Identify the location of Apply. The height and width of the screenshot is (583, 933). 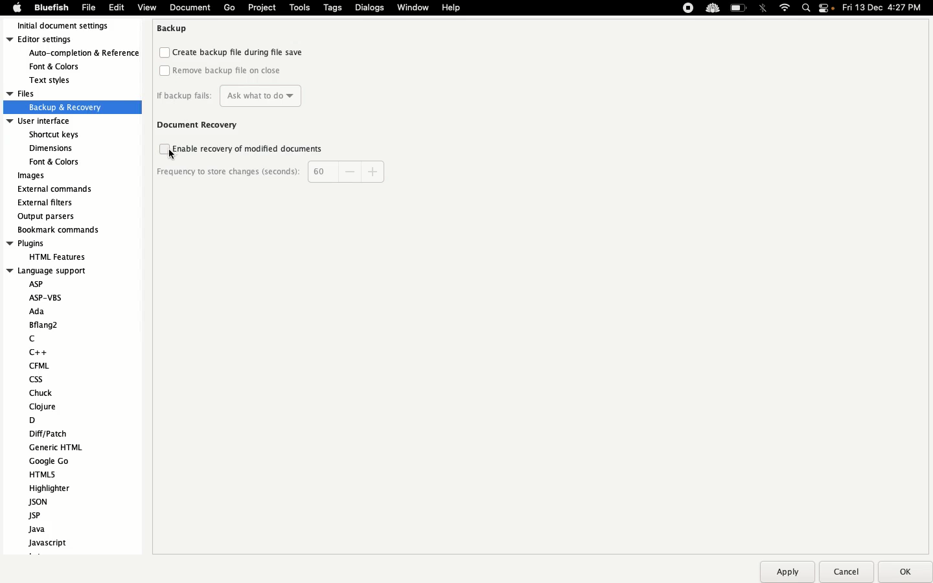
(793, 570).